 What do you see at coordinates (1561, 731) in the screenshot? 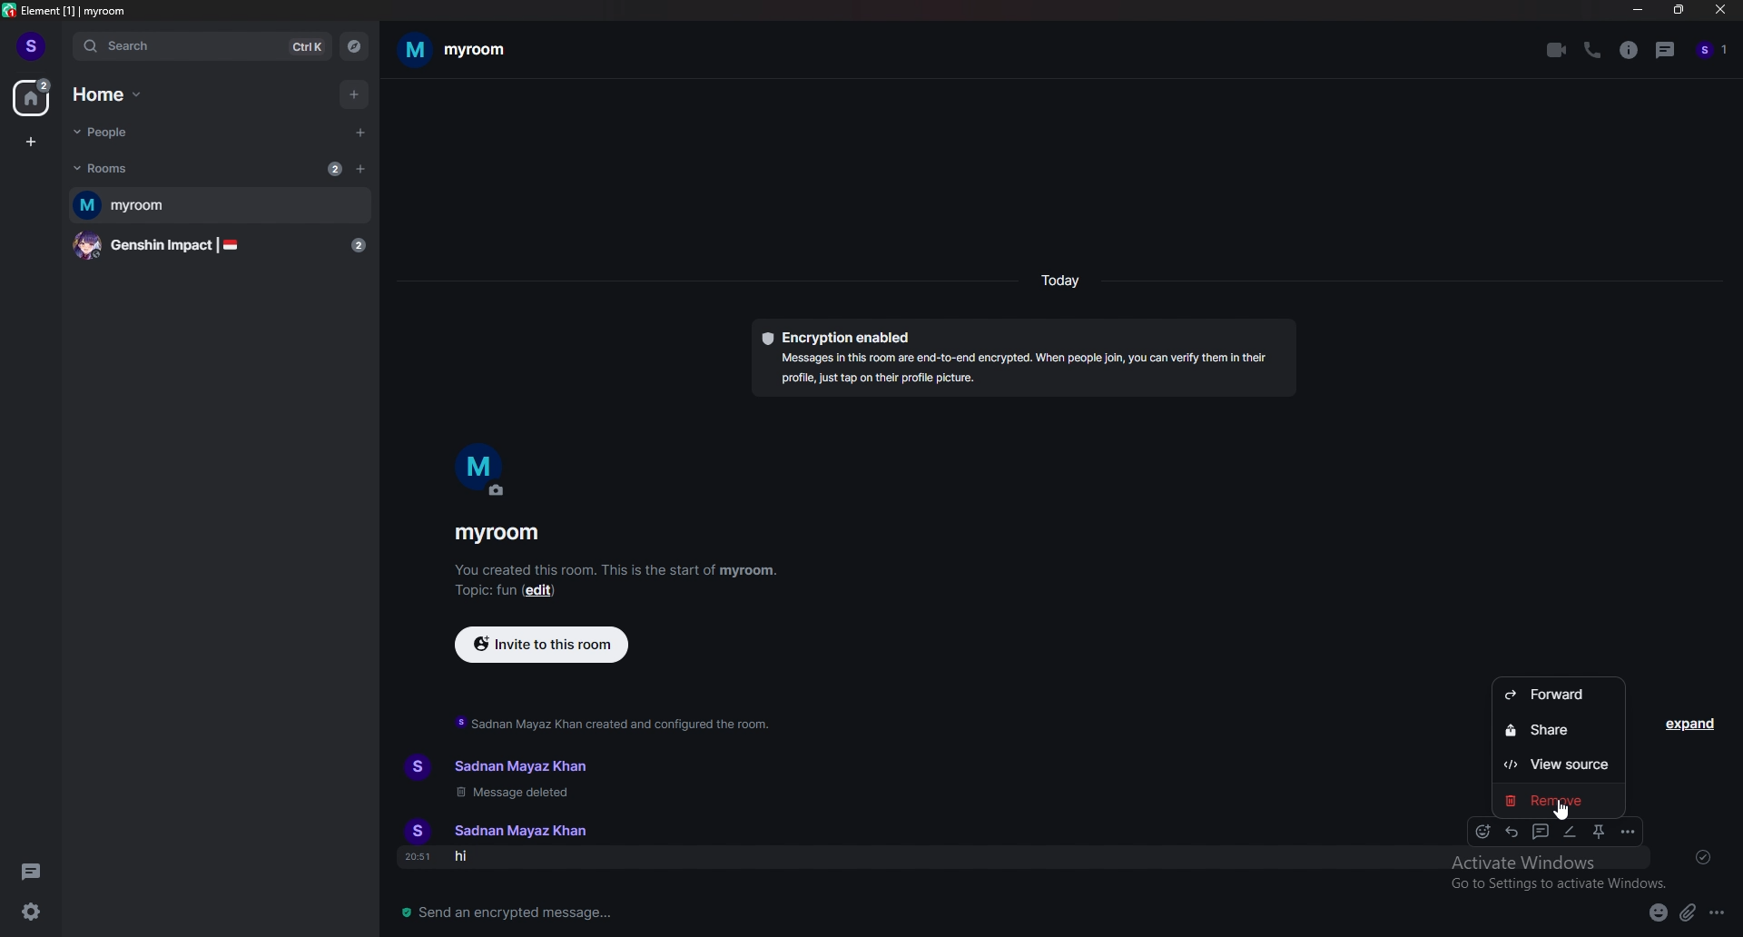
I see `share` at bounding box center [1561, 731].